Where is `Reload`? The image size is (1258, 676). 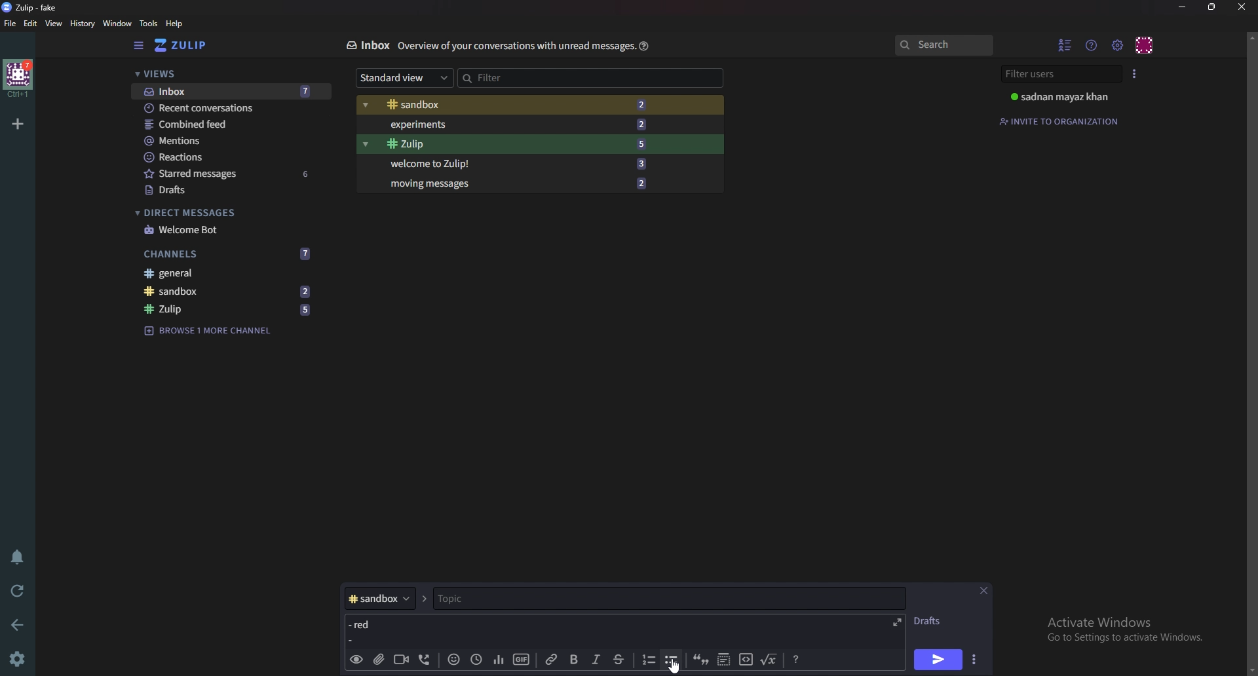 Reload is located at coordinates (18, 591).